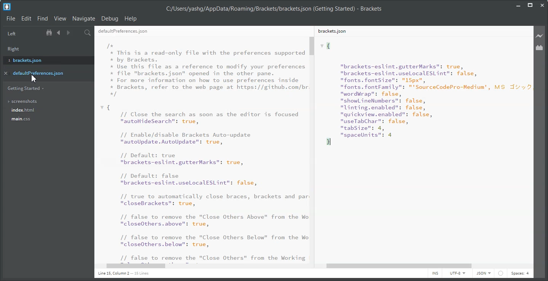 The width and height of the screenshot is (548, 281). What do you see at coordinates (199, 31) in the screenshot?
I see `defaultpreferences.json File` at bounding box center [199, 31].